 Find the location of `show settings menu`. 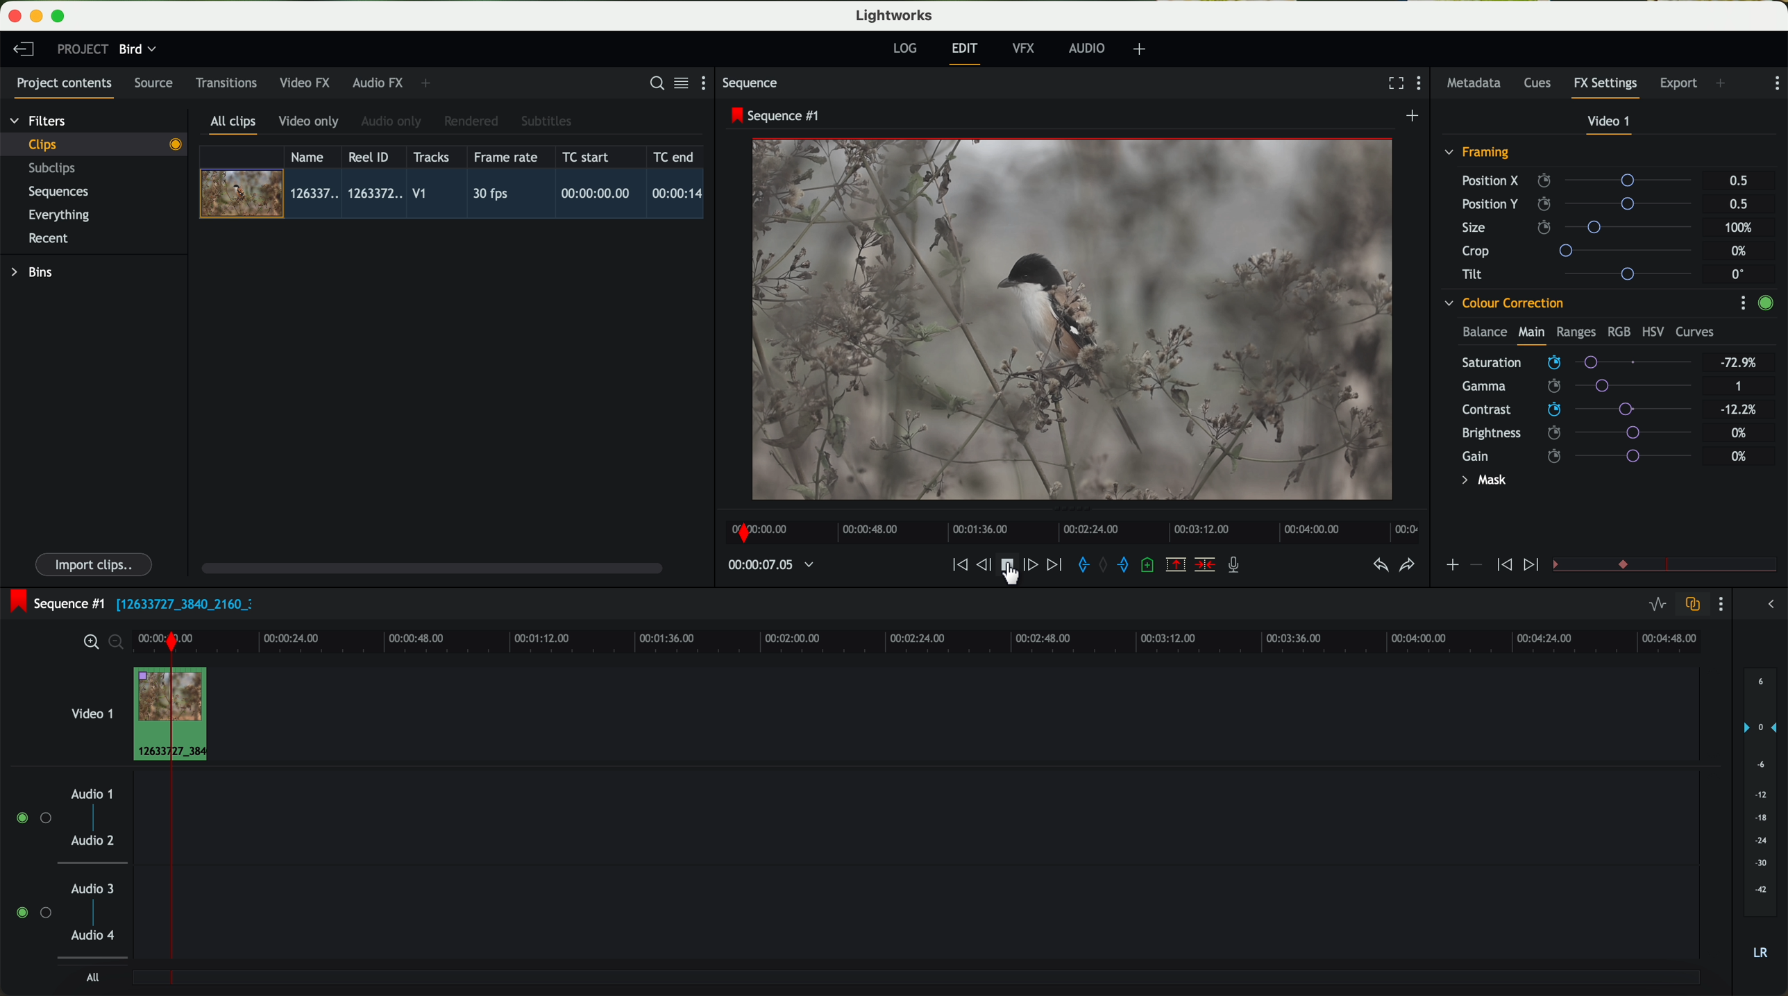

show settings menu is located at coordinates (1776, 83).